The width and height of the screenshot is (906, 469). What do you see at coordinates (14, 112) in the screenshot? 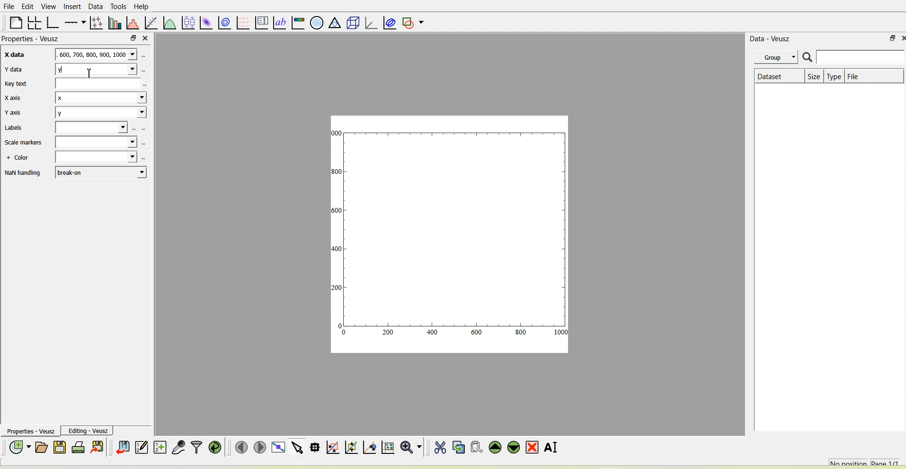
I see `Y axis` at bounding box center [14, 112].